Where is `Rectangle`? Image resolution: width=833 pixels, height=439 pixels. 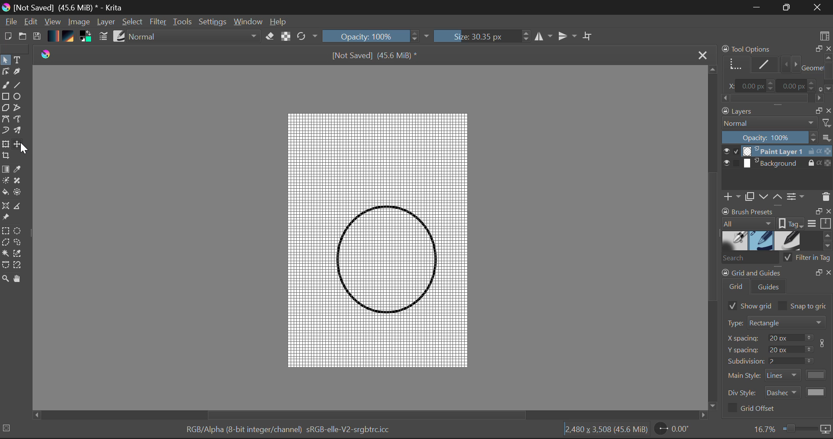
Rectangle is located at coordinates (5, 97).